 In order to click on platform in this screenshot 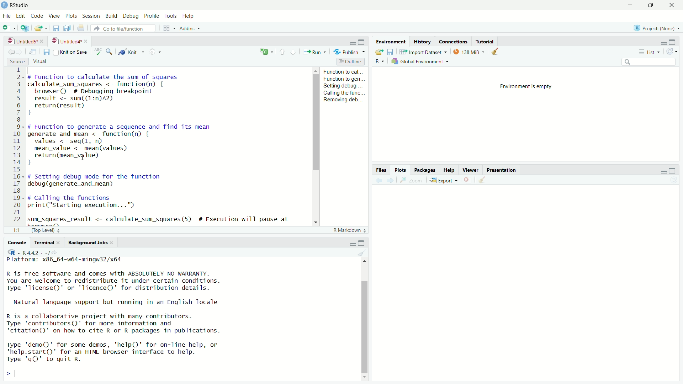, I will do `click(64, 261)`.